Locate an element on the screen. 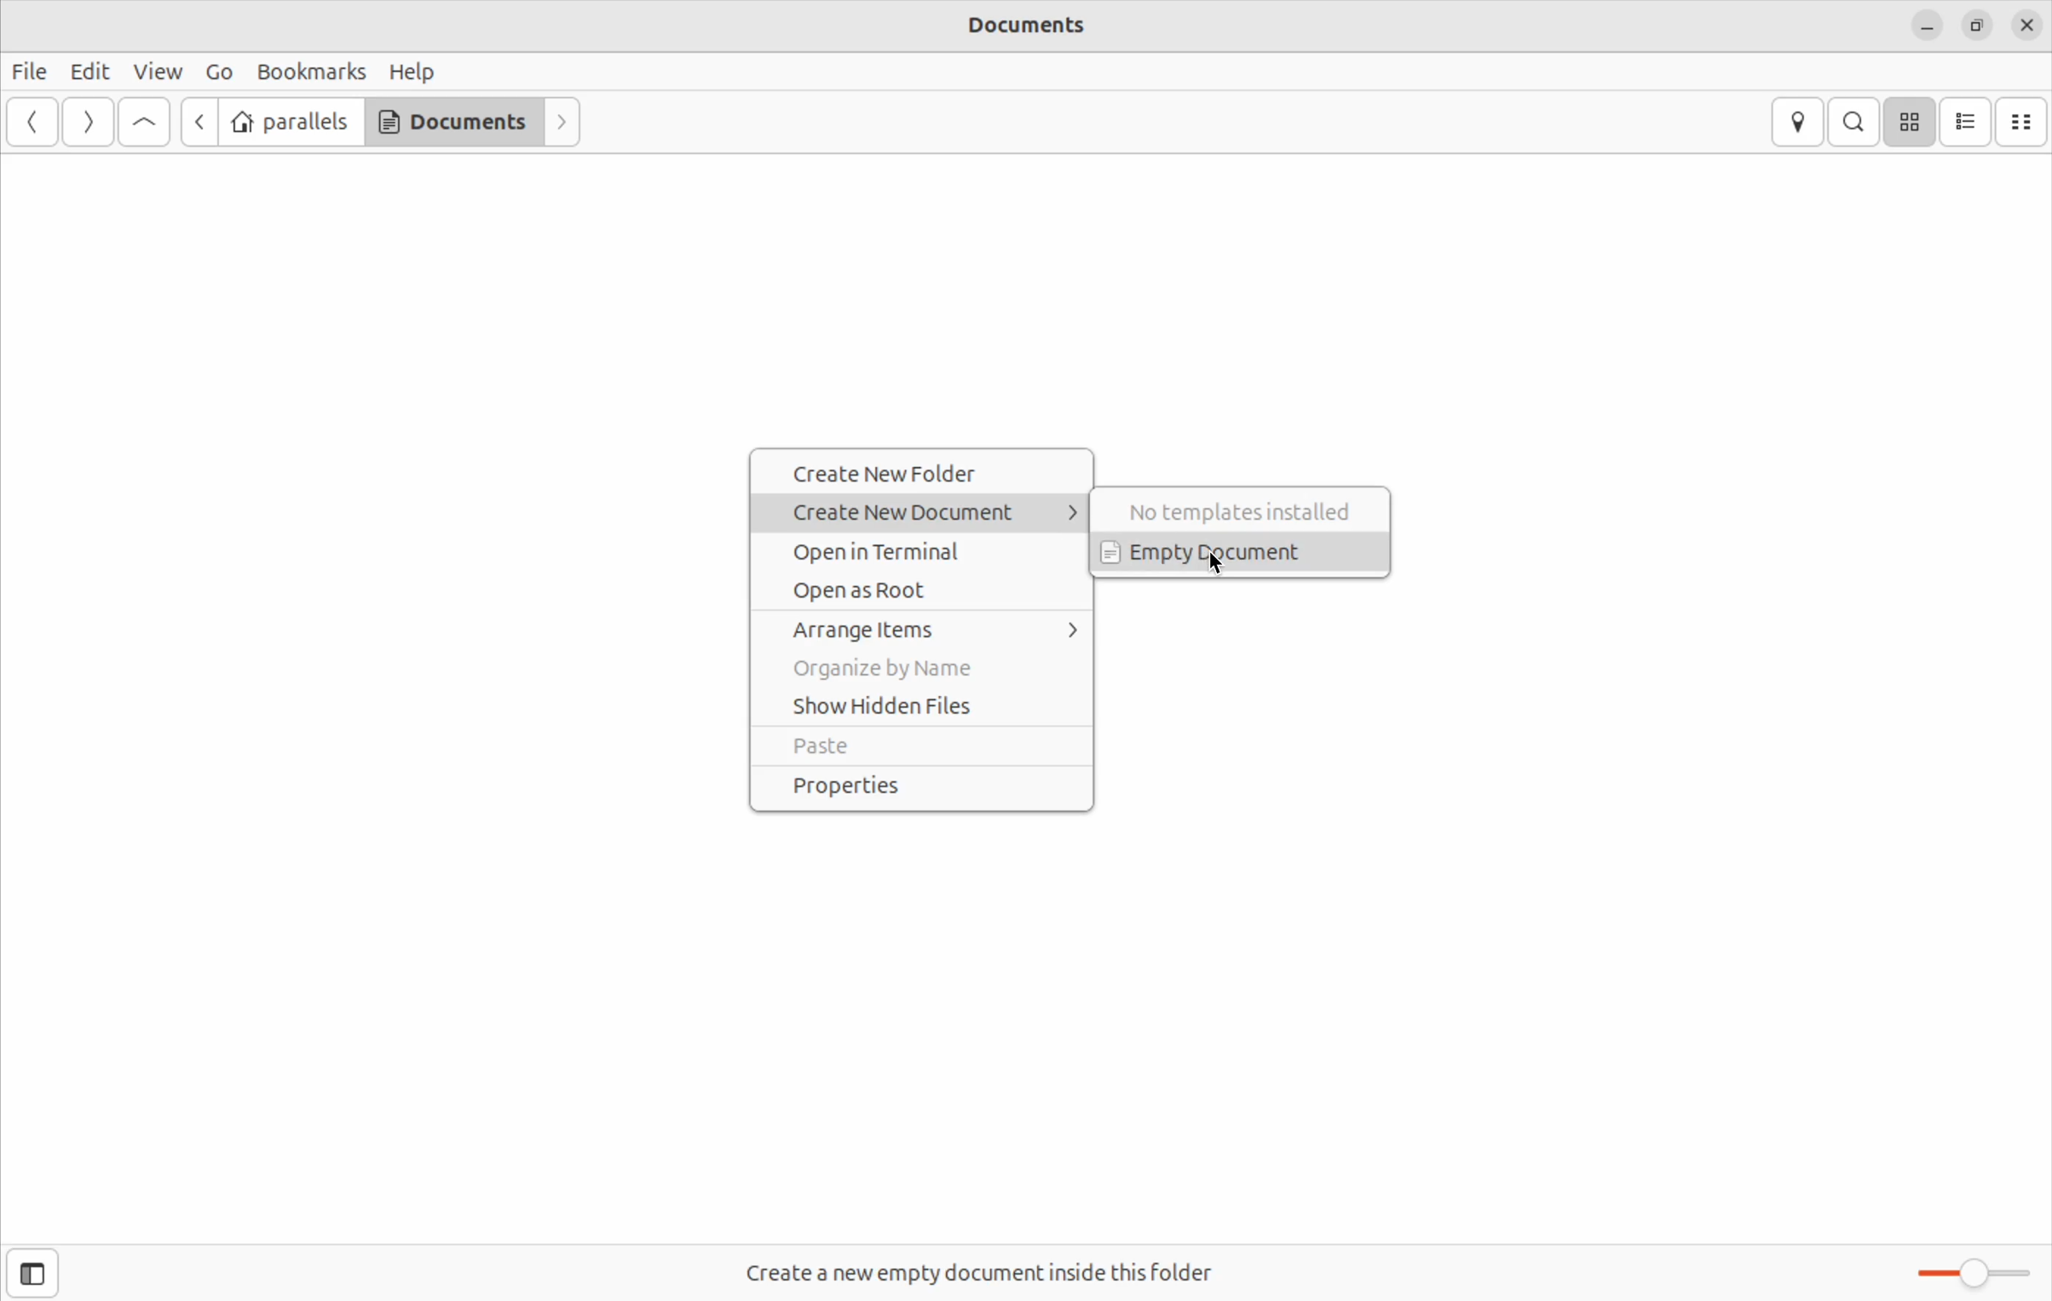 The width and height of the screenshot is (2052, 1301). compact view is located at coordinates (2023, 122).